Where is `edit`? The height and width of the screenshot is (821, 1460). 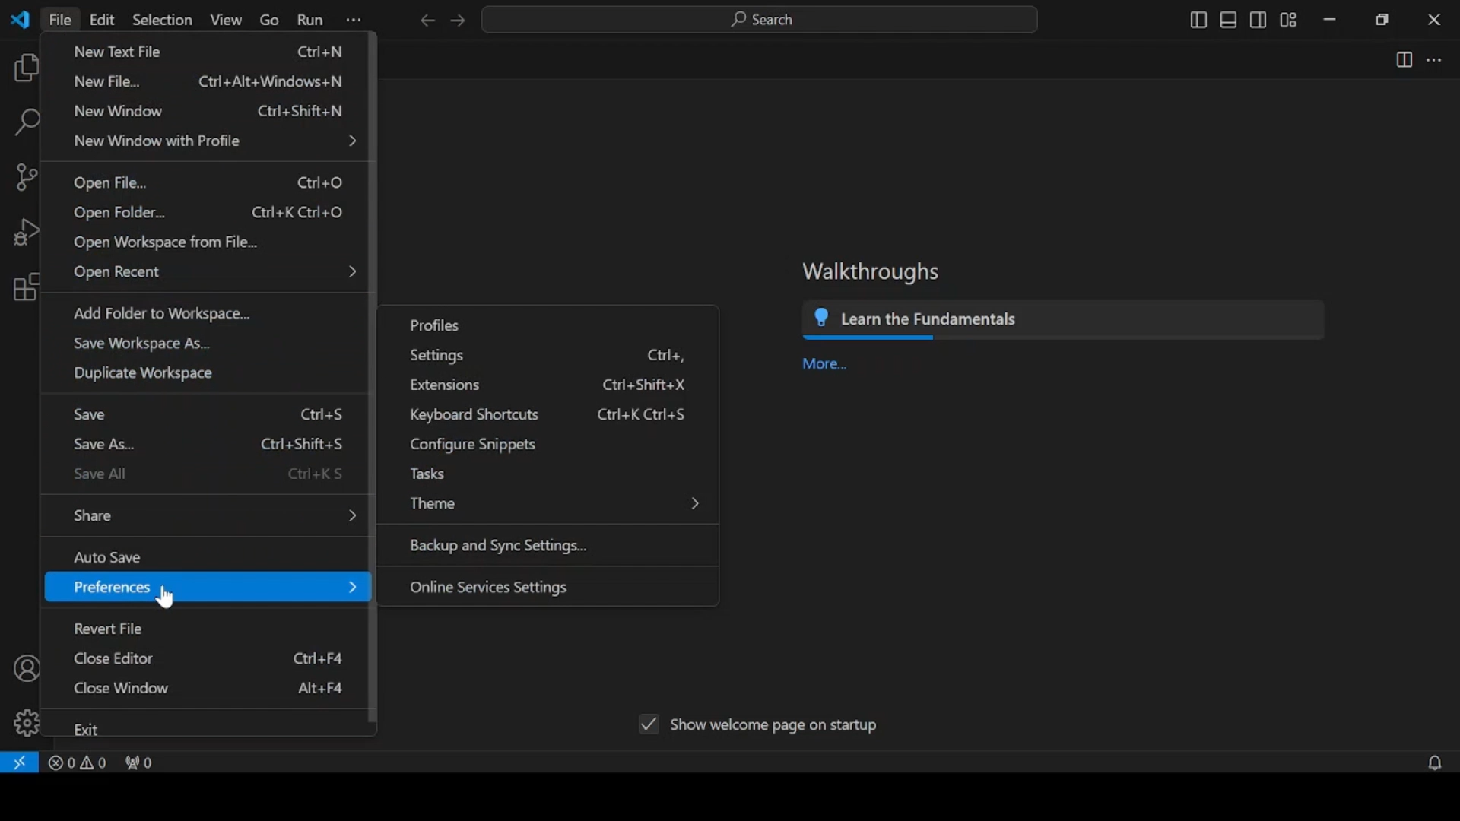
edit is located at coordinates (101, 19).